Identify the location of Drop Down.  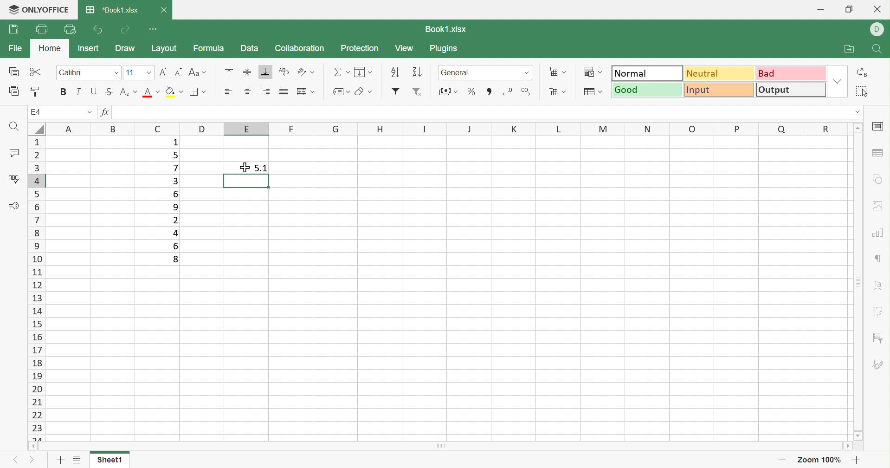
(838, 83).